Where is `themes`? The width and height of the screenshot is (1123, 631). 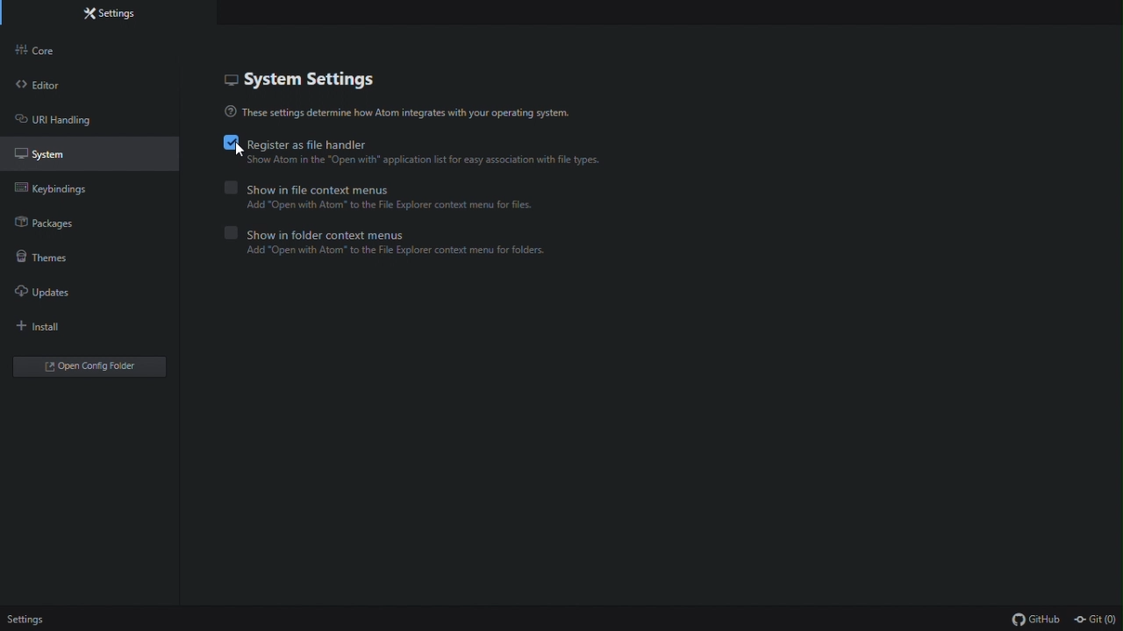 themes is located at coordinates (48, 260).